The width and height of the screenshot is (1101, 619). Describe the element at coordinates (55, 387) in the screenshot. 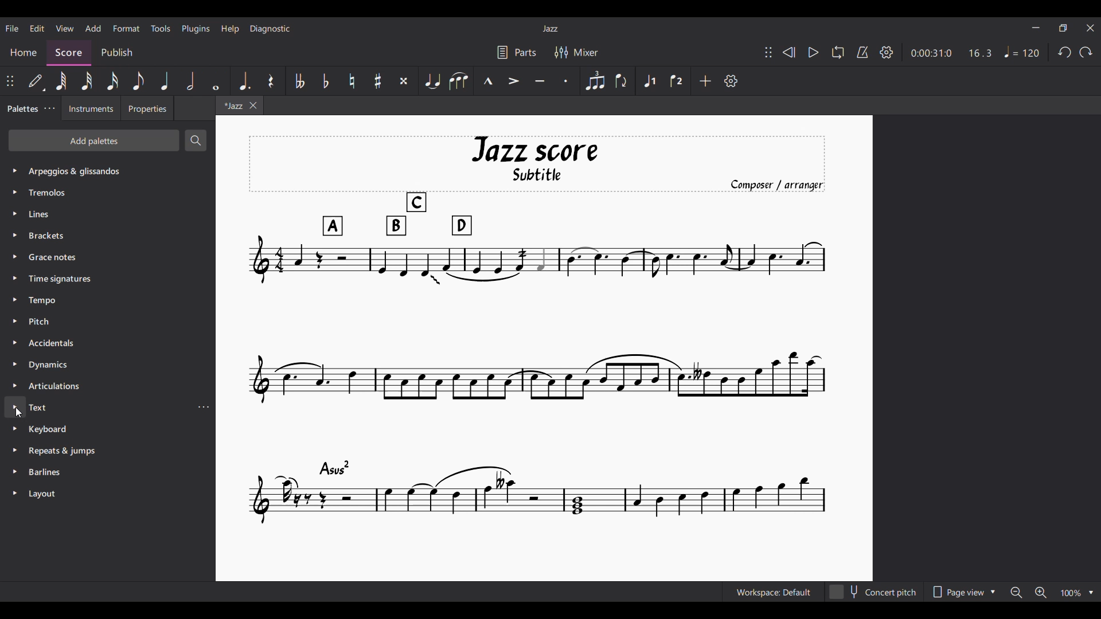

I see `` at that location.